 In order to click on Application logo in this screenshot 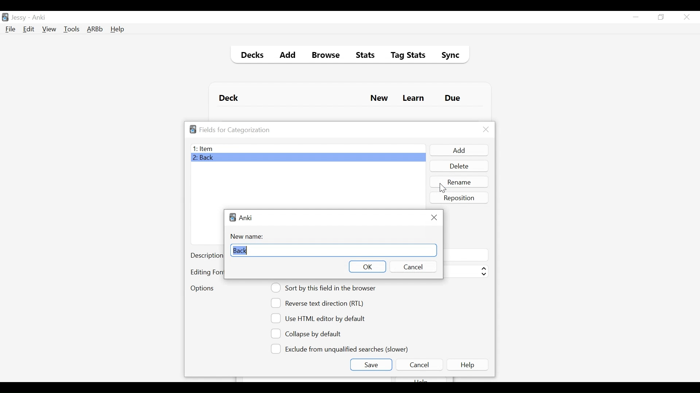, I will do `click(193, 129)`.